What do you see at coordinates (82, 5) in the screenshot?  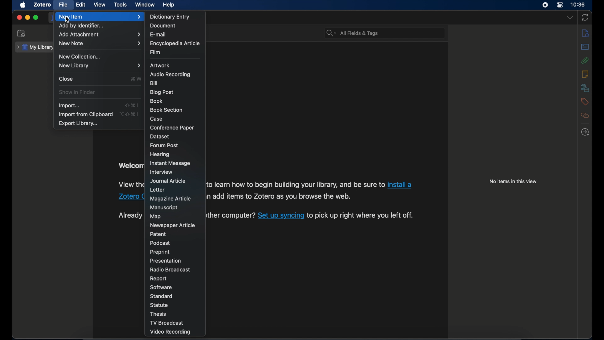 I see `edit` at bounding box center [82, 5].